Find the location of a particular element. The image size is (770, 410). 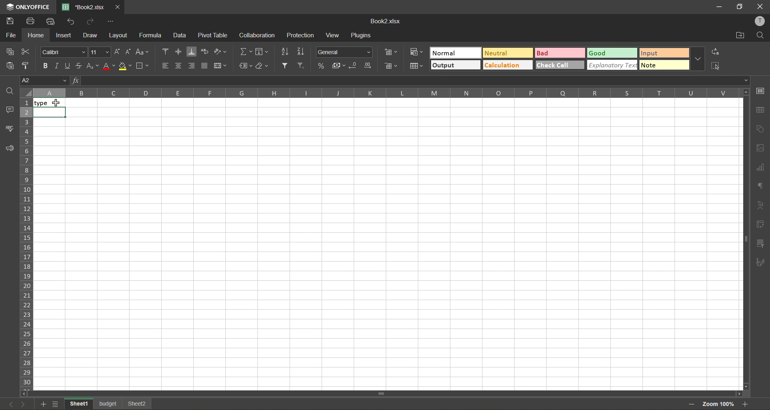

select all is located at coordinates (717, 66).